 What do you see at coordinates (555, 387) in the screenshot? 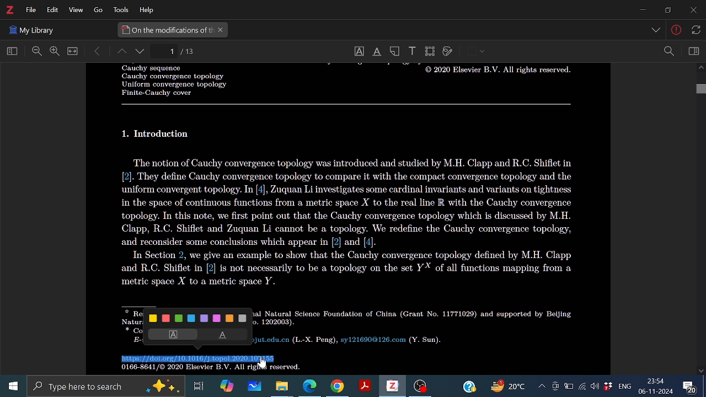
I see `Meet` at bounding box center [555, 387].